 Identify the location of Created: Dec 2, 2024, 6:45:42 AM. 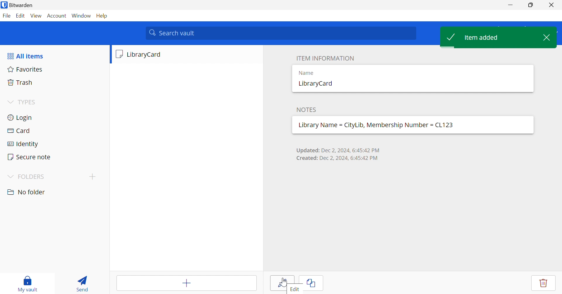
(339, 158).